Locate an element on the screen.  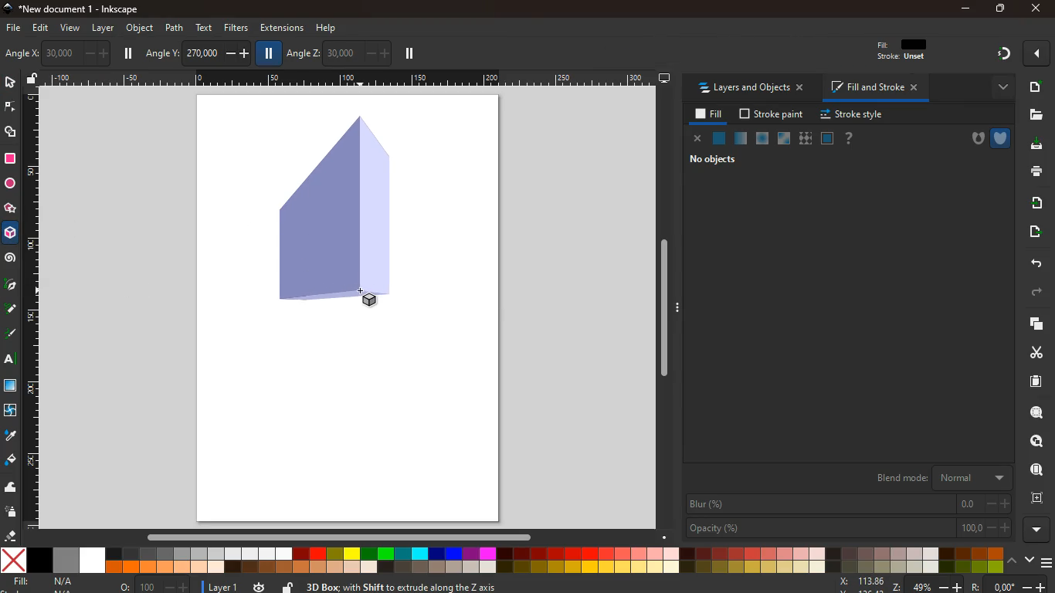
more is located at coordinates (1036, 53).